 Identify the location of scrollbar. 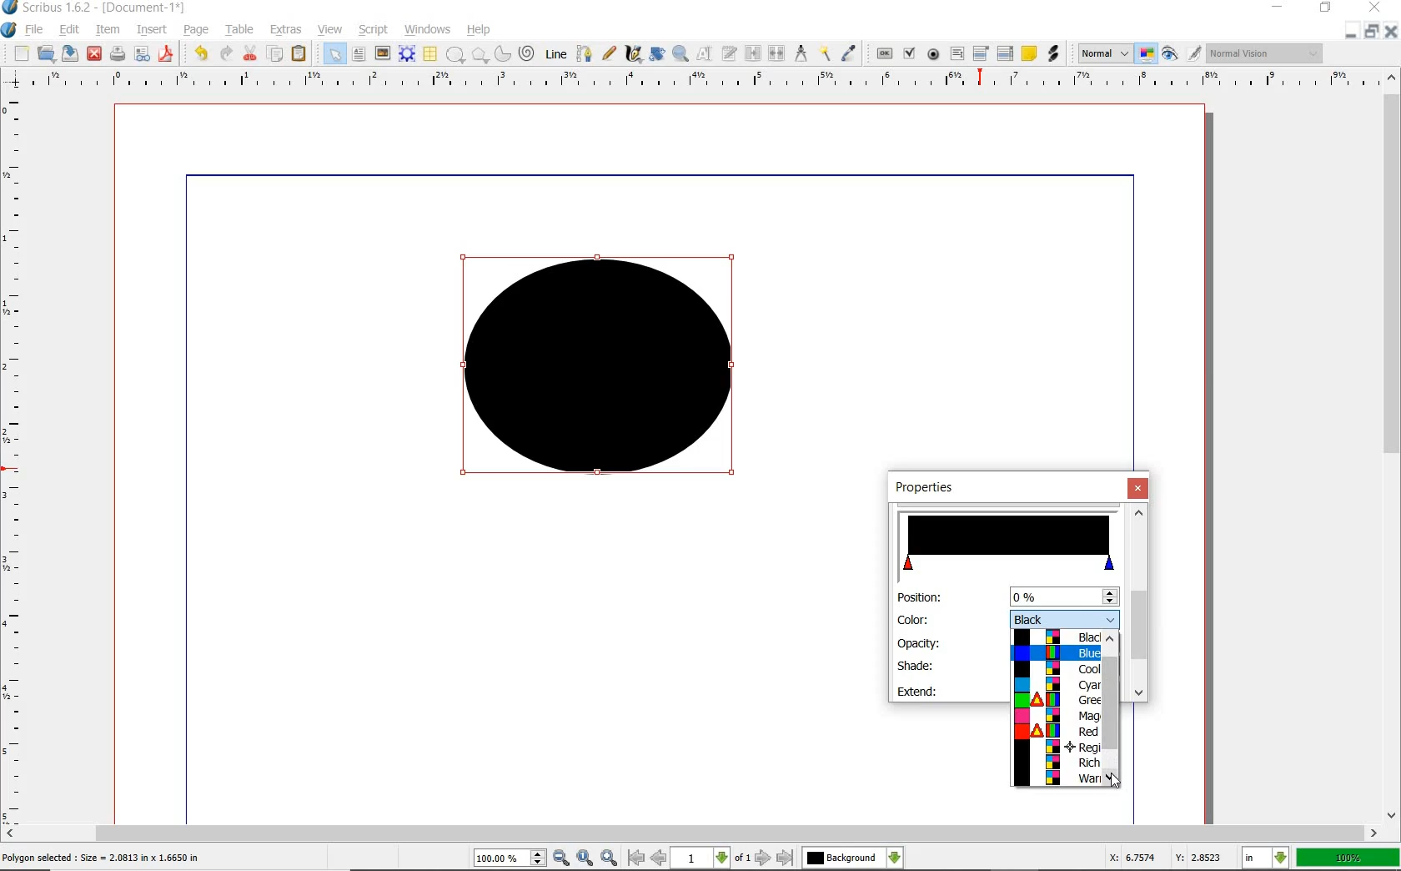
(1111, 702).